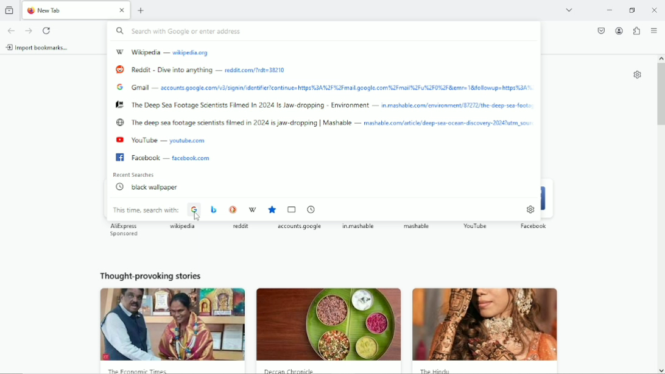  I want to click on youtube logo, so click(118, 140).